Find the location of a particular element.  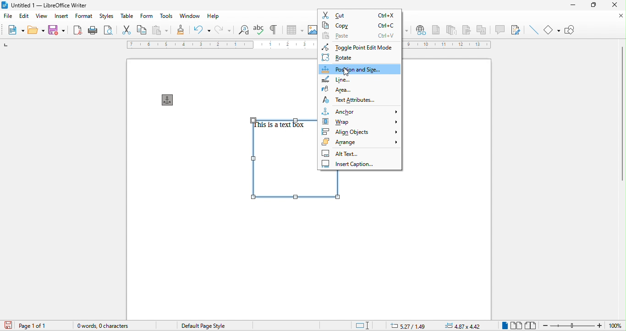

alt text is located at coordinates (341, 153).